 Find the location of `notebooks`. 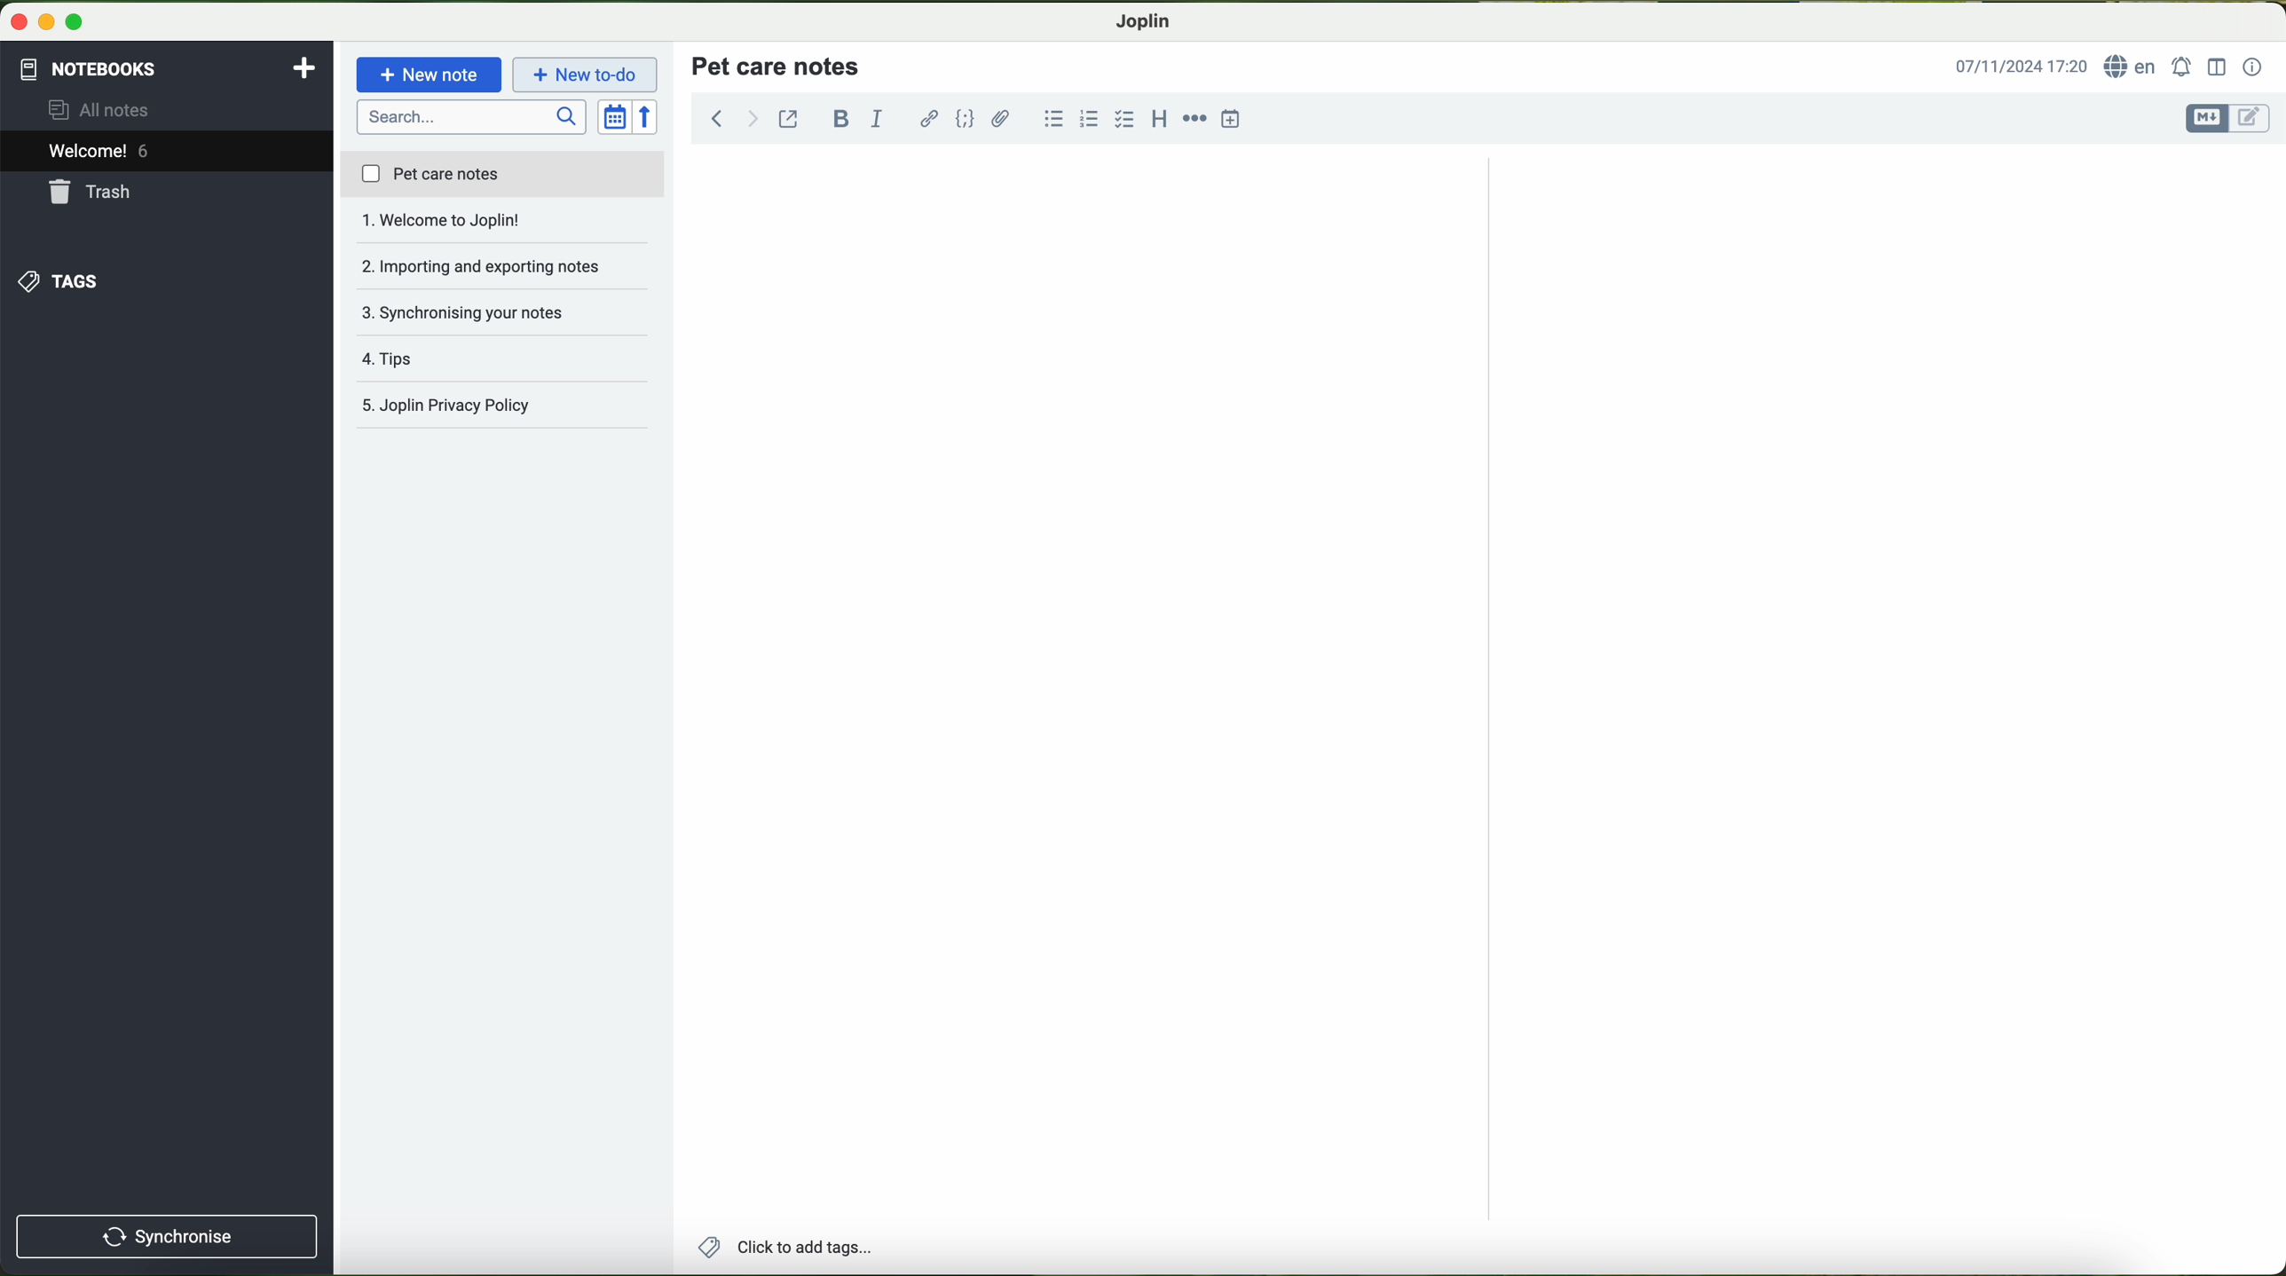

notebooks is located at coordinates (86, 66).